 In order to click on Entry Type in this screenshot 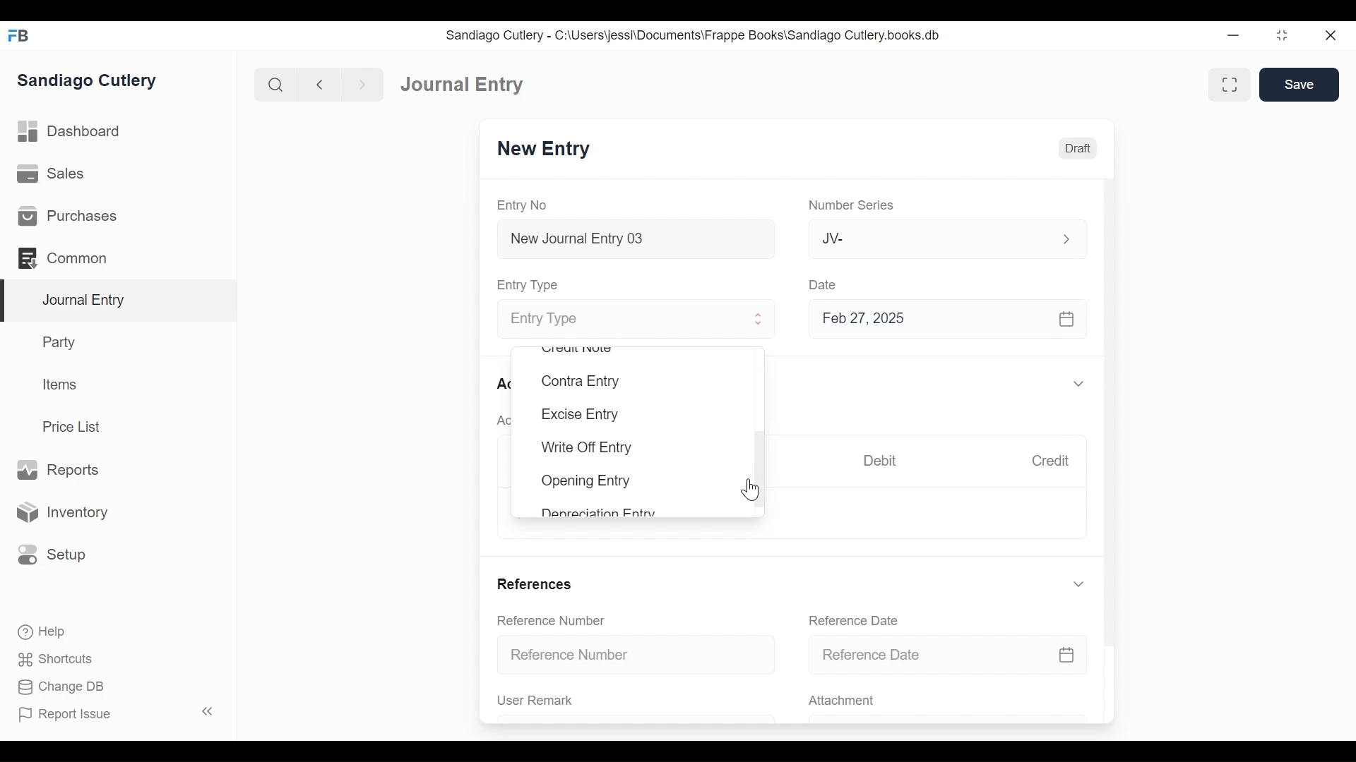, I will do `click(530, 286)`.